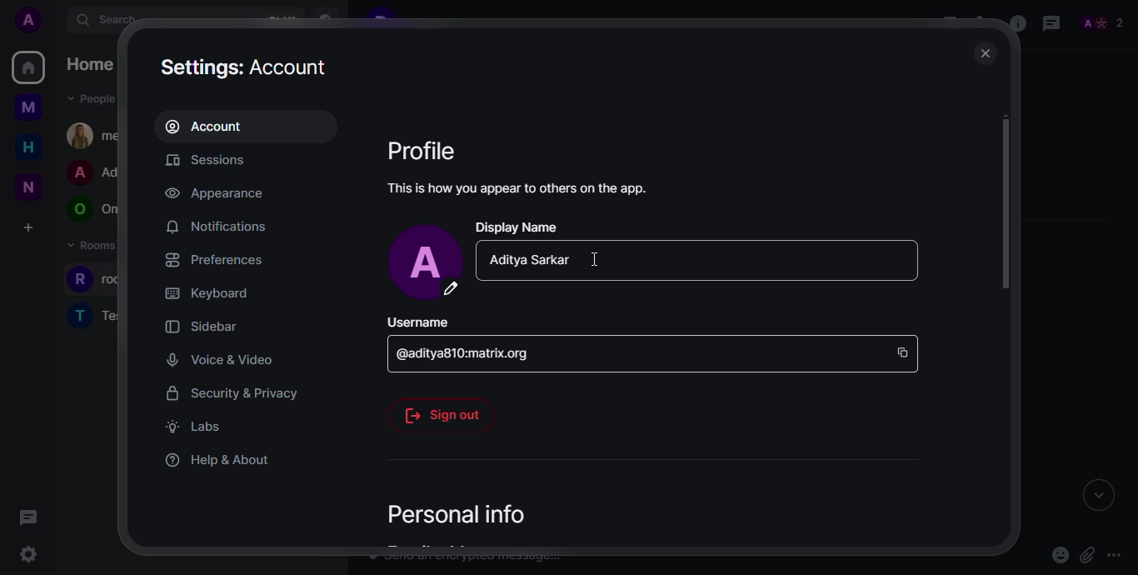  What do you see at coordinates (450, 514) in the screenshot?
I see `personal info` at bounding box center [450, 514].